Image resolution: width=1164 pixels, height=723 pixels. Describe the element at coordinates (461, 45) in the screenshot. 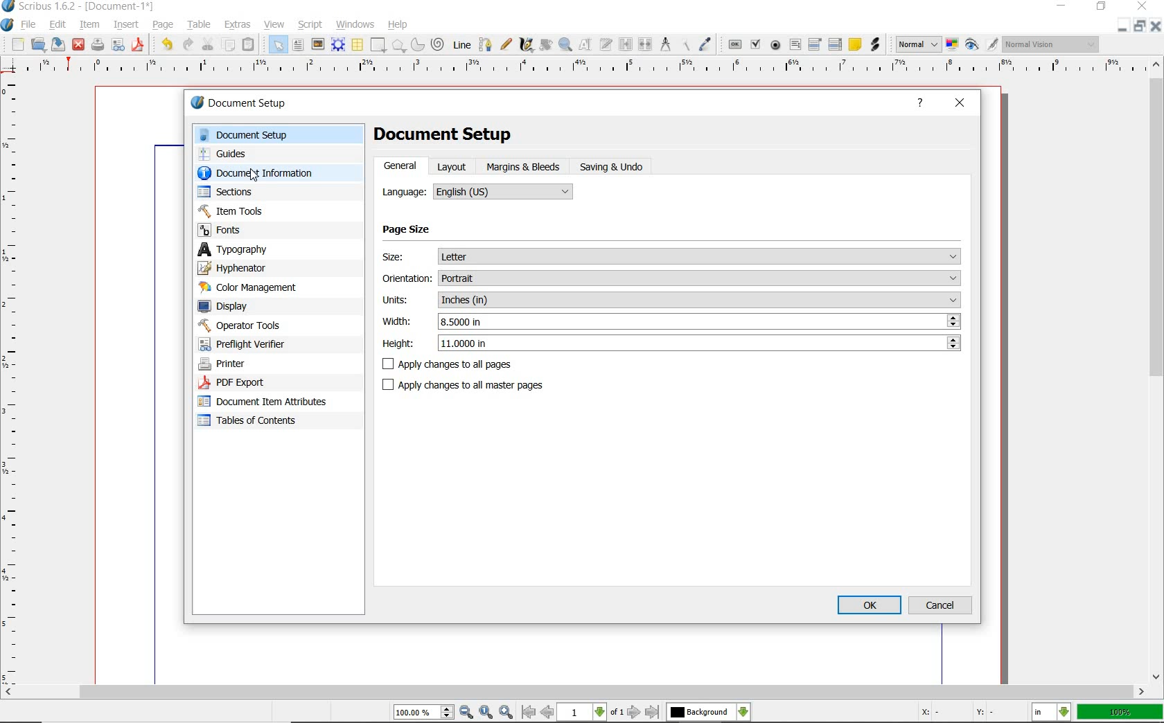

I see `Line` at that location.